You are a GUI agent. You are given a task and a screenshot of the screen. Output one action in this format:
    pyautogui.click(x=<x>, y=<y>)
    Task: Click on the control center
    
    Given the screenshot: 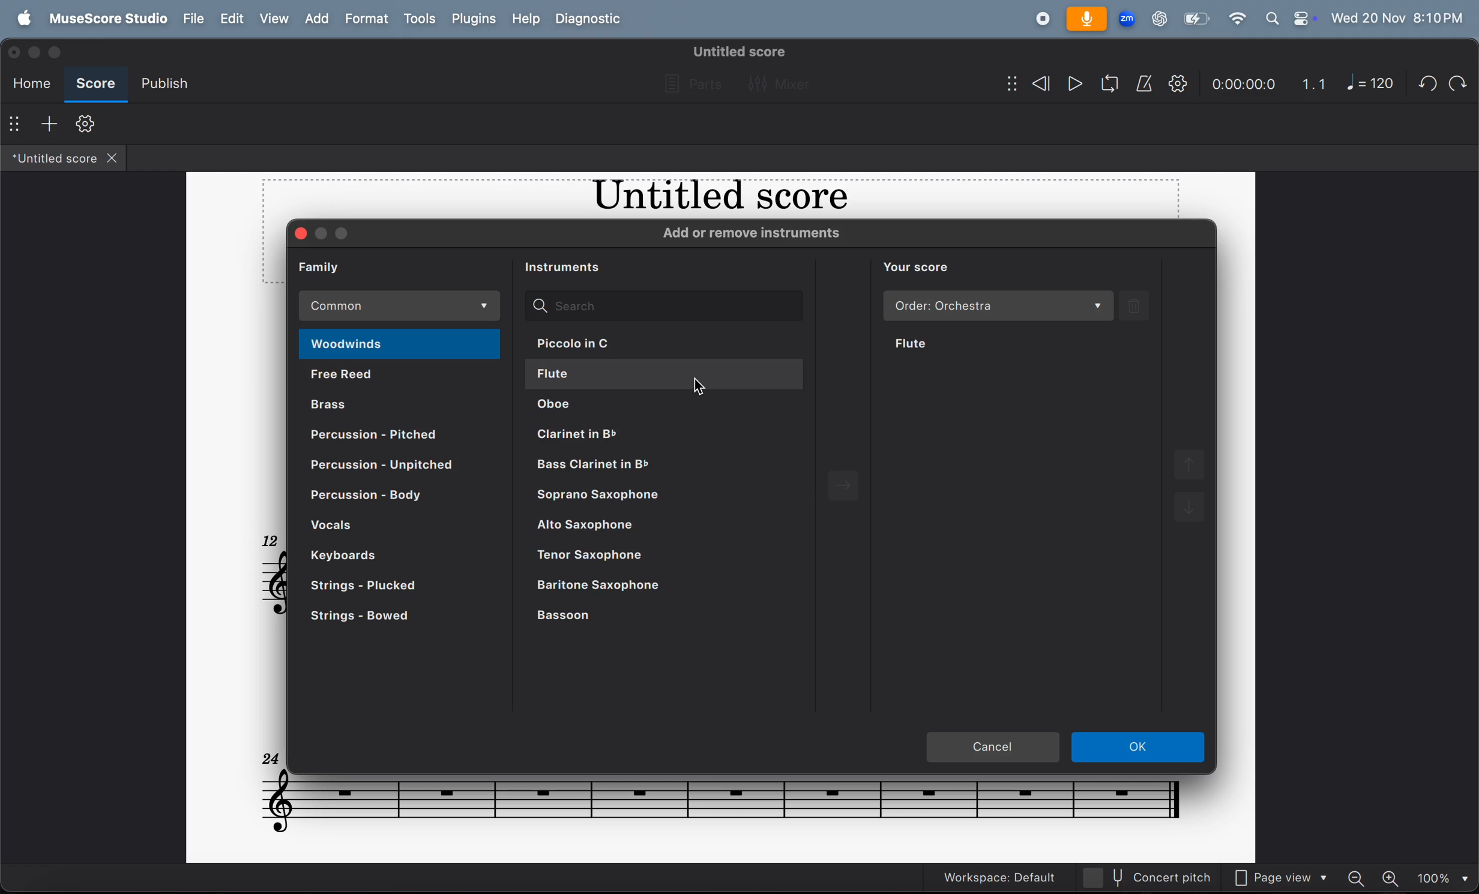 What is the action you would take?
    pyautogui.click(x=1303, y=17)
    